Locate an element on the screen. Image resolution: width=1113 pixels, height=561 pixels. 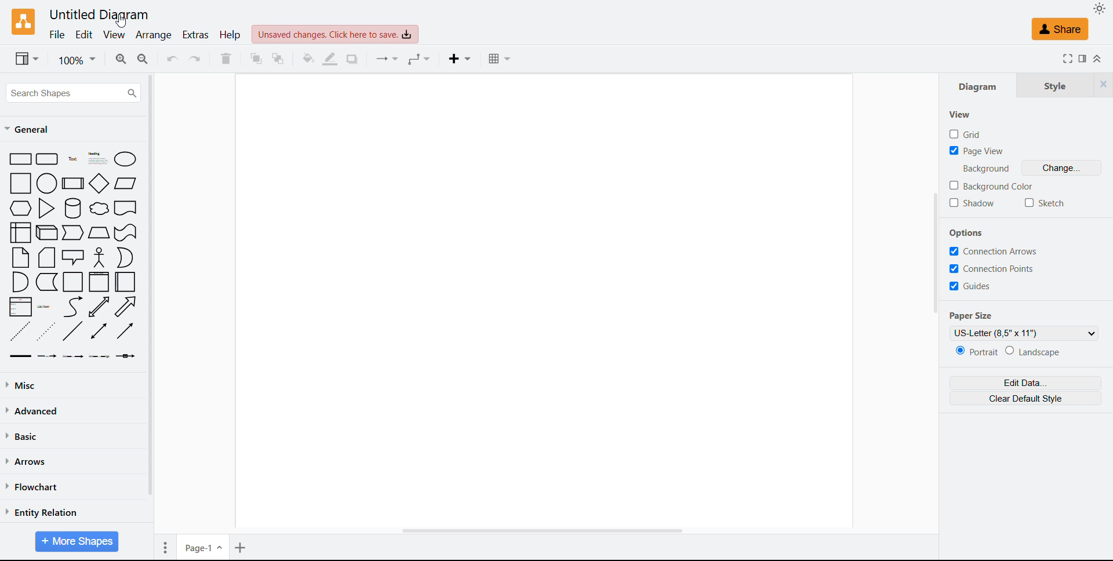
General  is located at coordinates (30, 129).